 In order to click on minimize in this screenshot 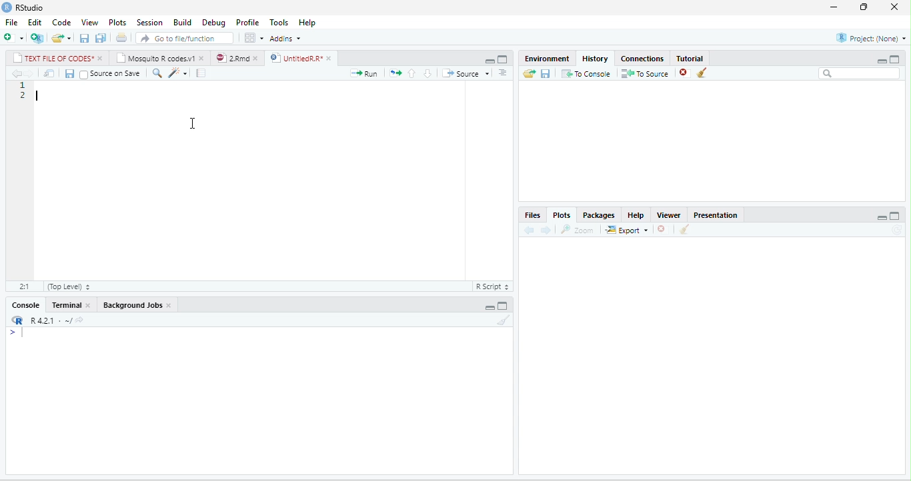, I will do `click(490, 307)`.